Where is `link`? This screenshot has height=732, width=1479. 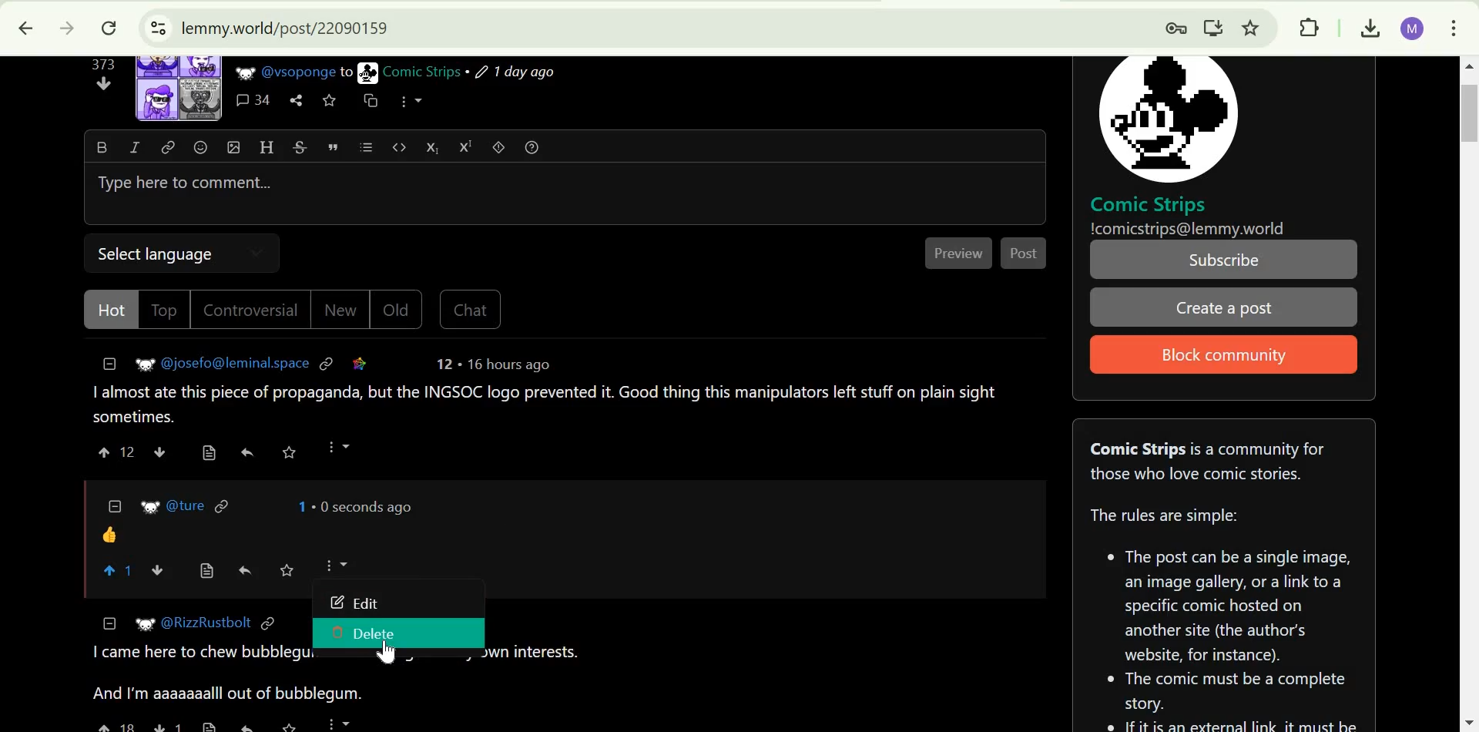
link is located at coordinates (267, 625).